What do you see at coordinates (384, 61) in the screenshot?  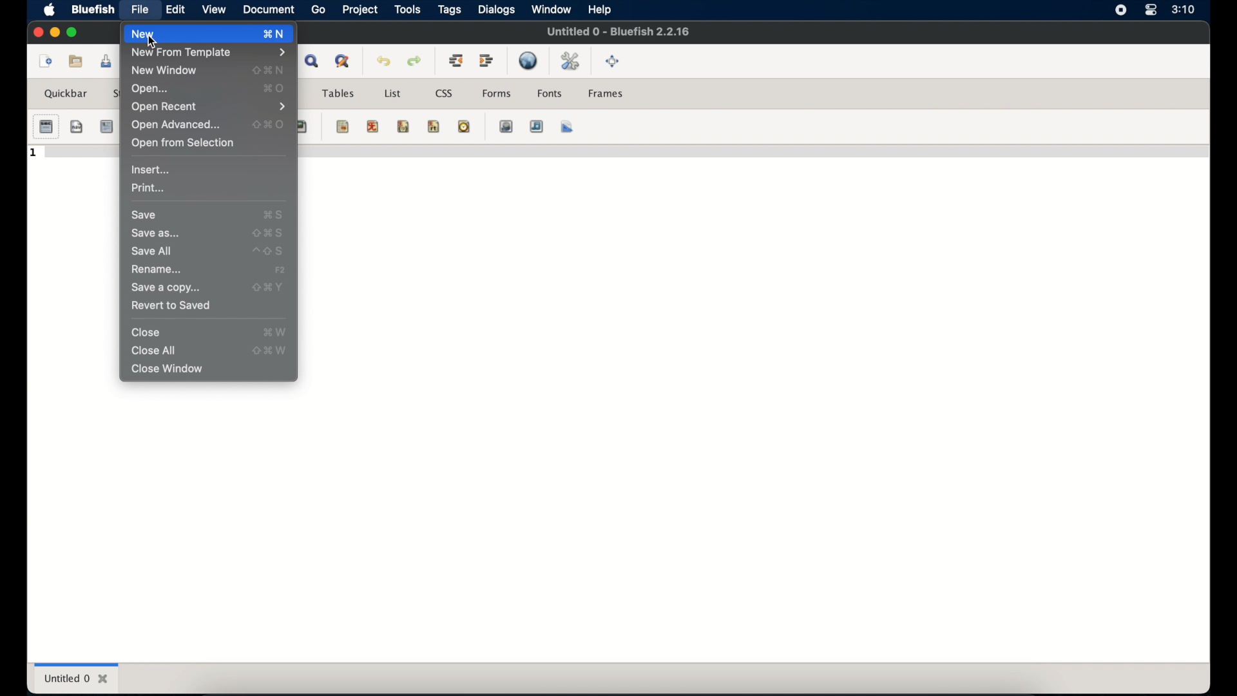 I see `undo` at bounding box center [384, 61].